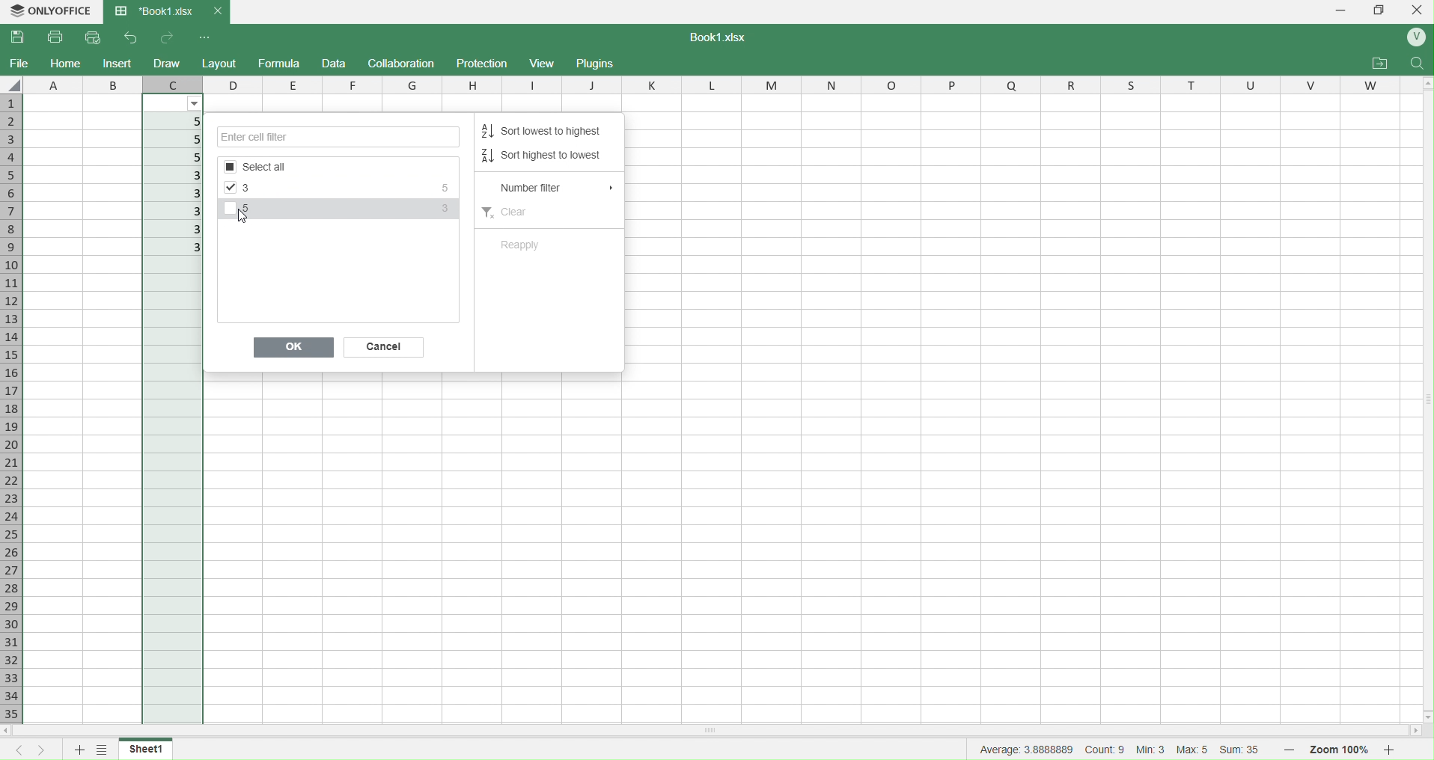  Describe the element at coordinates (1425, 717) in the screenshot. I see `scroll down` at that location.